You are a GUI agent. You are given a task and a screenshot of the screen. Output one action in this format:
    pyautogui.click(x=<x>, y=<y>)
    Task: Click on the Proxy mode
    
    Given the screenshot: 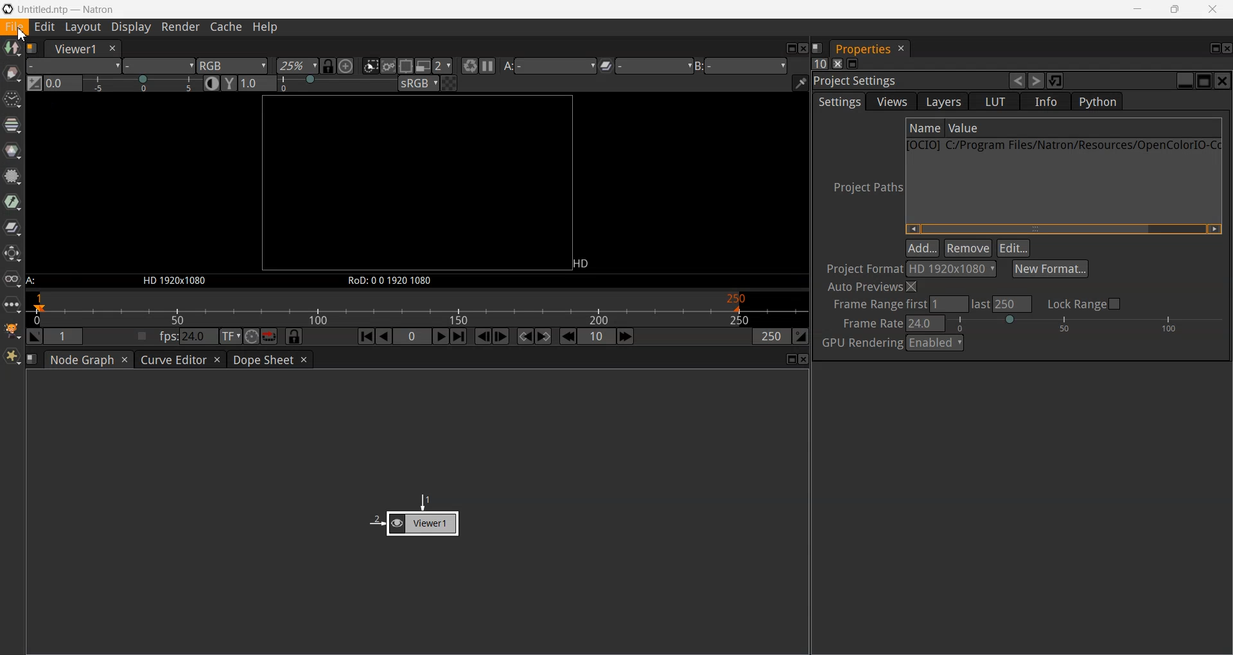 What is the action you would take?
    pyautogui.click(x=424, y=65)
    